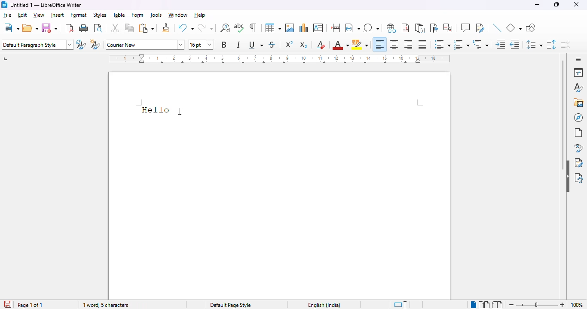 This screenshot has width=587, height=309. I want to click on justified, so click(422, 45).